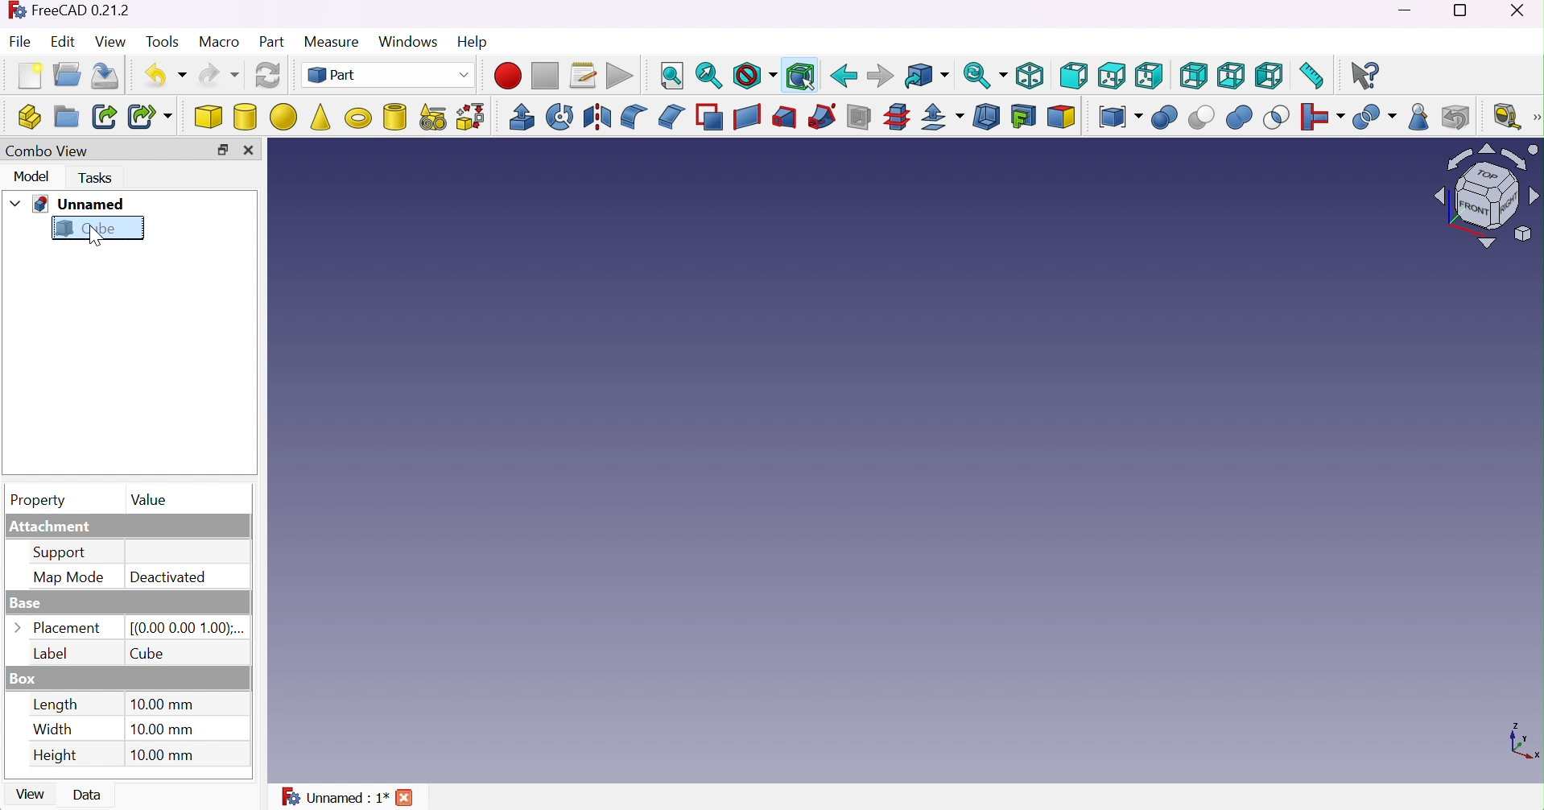  What do you see at coordinates (1166, 118) in the screenshot?
I see `Union ` at bounding box center [1166, 118].